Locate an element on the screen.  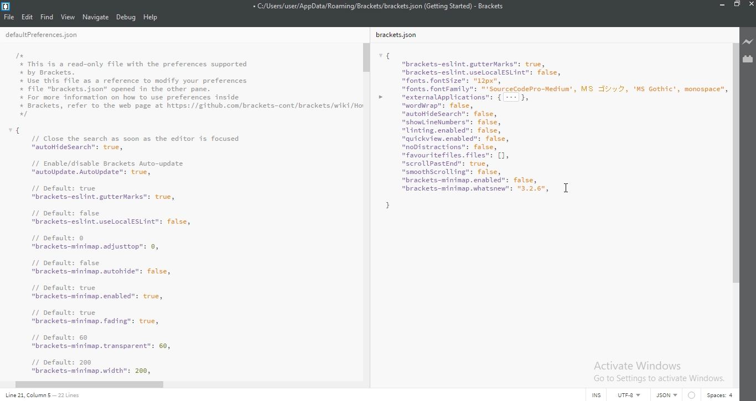
close is located at coordinates (750, 7).